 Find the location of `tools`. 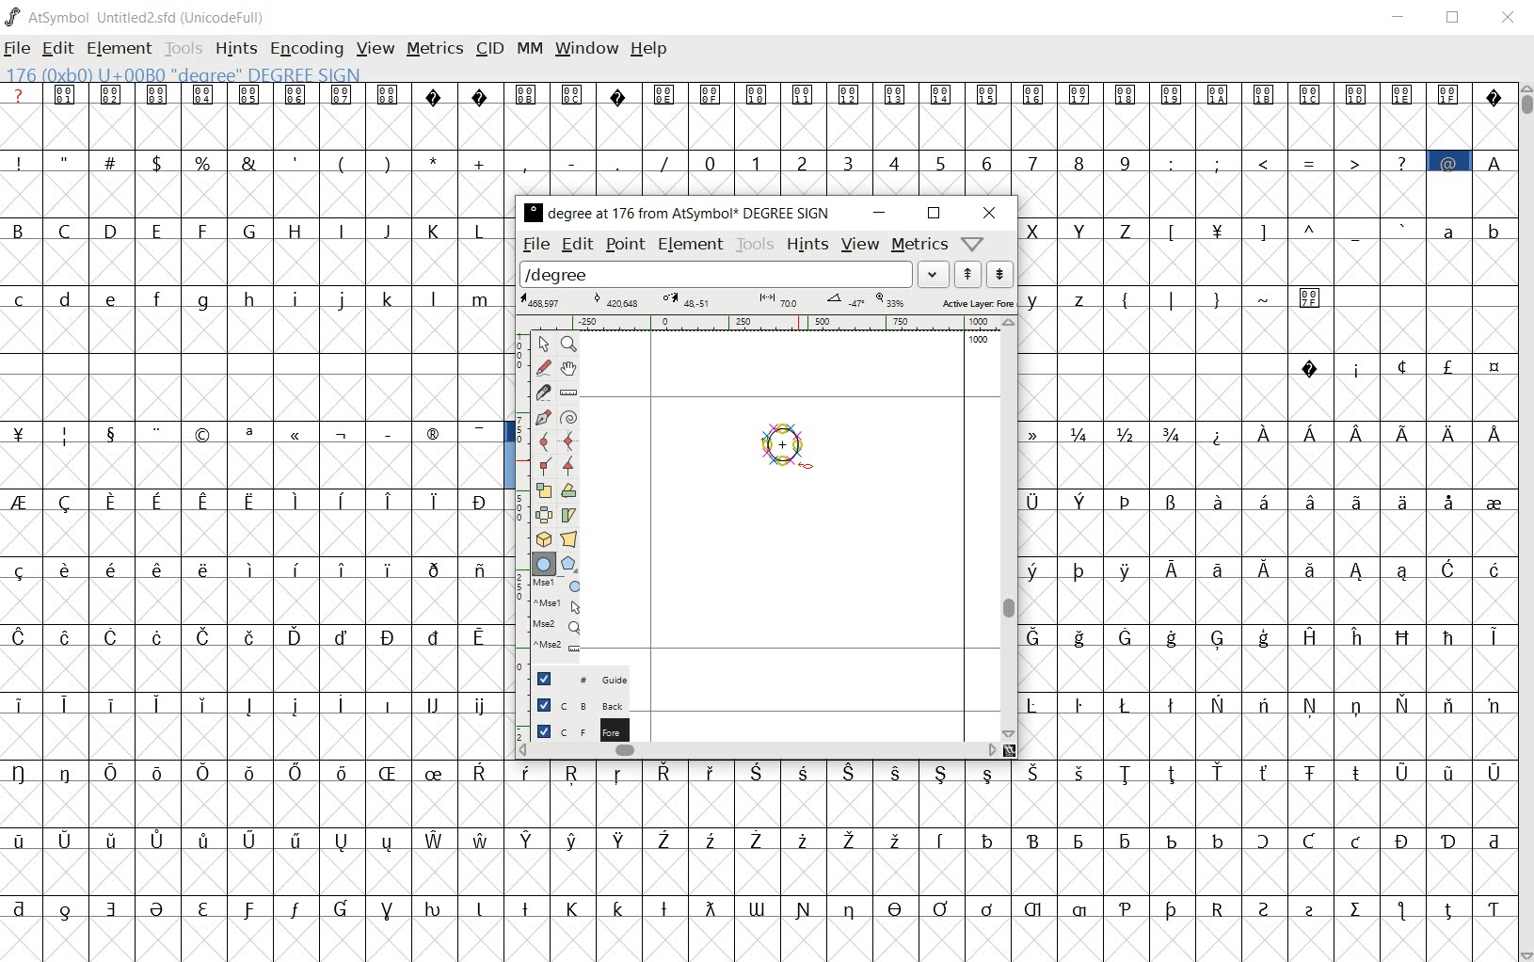

tools is located at coordinates (754, 245).